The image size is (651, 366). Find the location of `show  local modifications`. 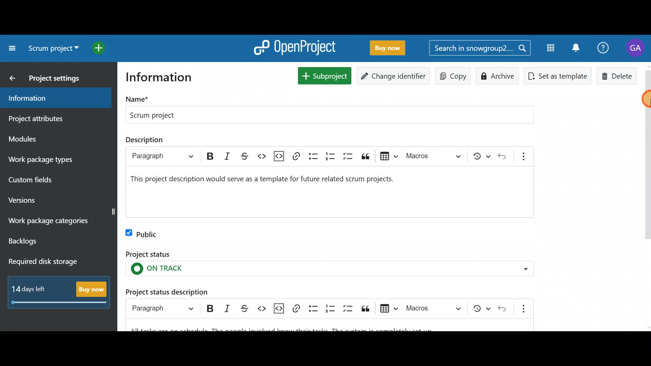

show  local modifications is located at coordinates (481, 156).